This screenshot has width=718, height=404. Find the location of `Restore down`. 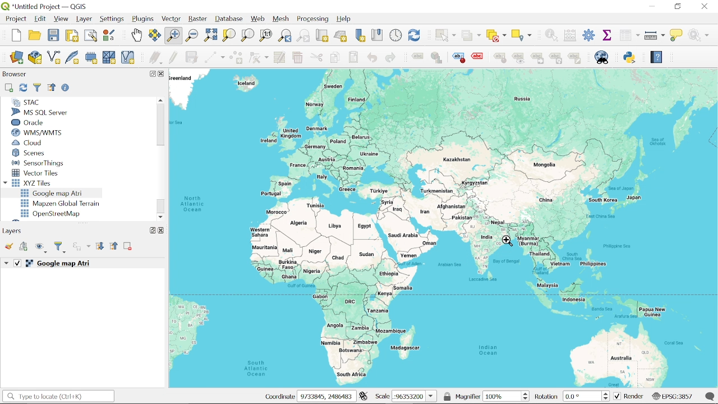

Restore down is located at coordinates (678, 6).